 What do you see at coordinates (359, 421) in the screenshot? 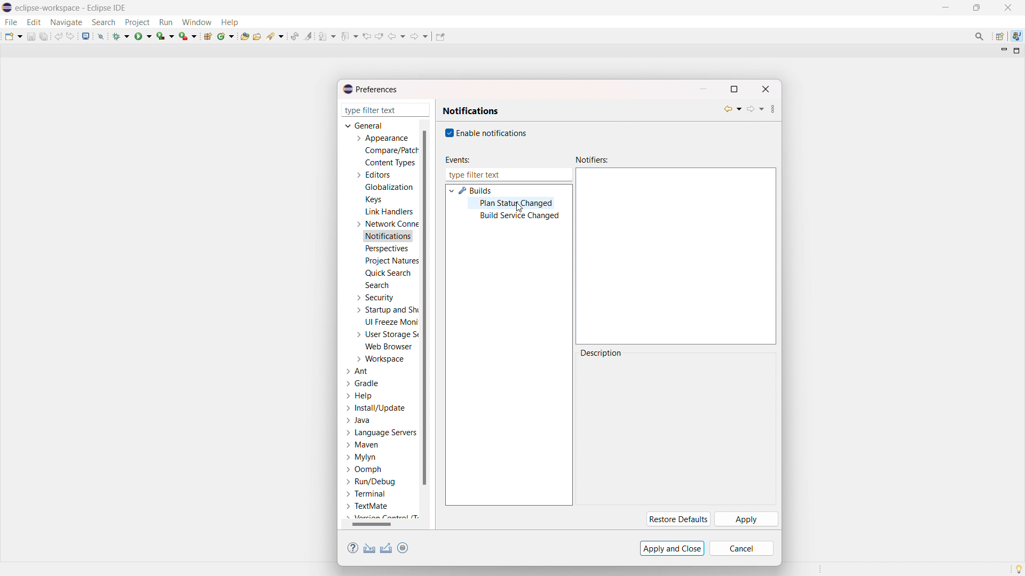
I see `java` at bounding box center [359, 421].